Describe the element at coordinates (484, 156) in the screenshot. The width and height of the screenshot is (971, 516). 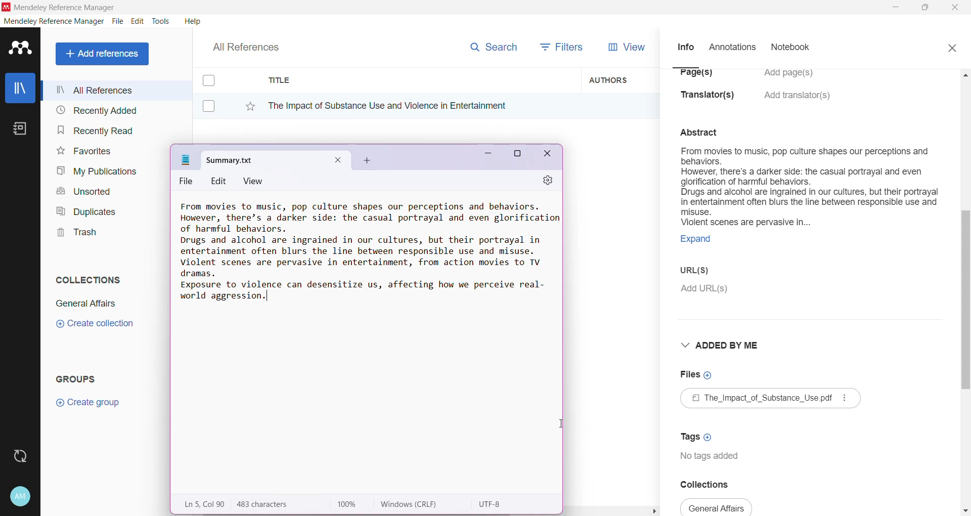
I see `Minimize` at that location.